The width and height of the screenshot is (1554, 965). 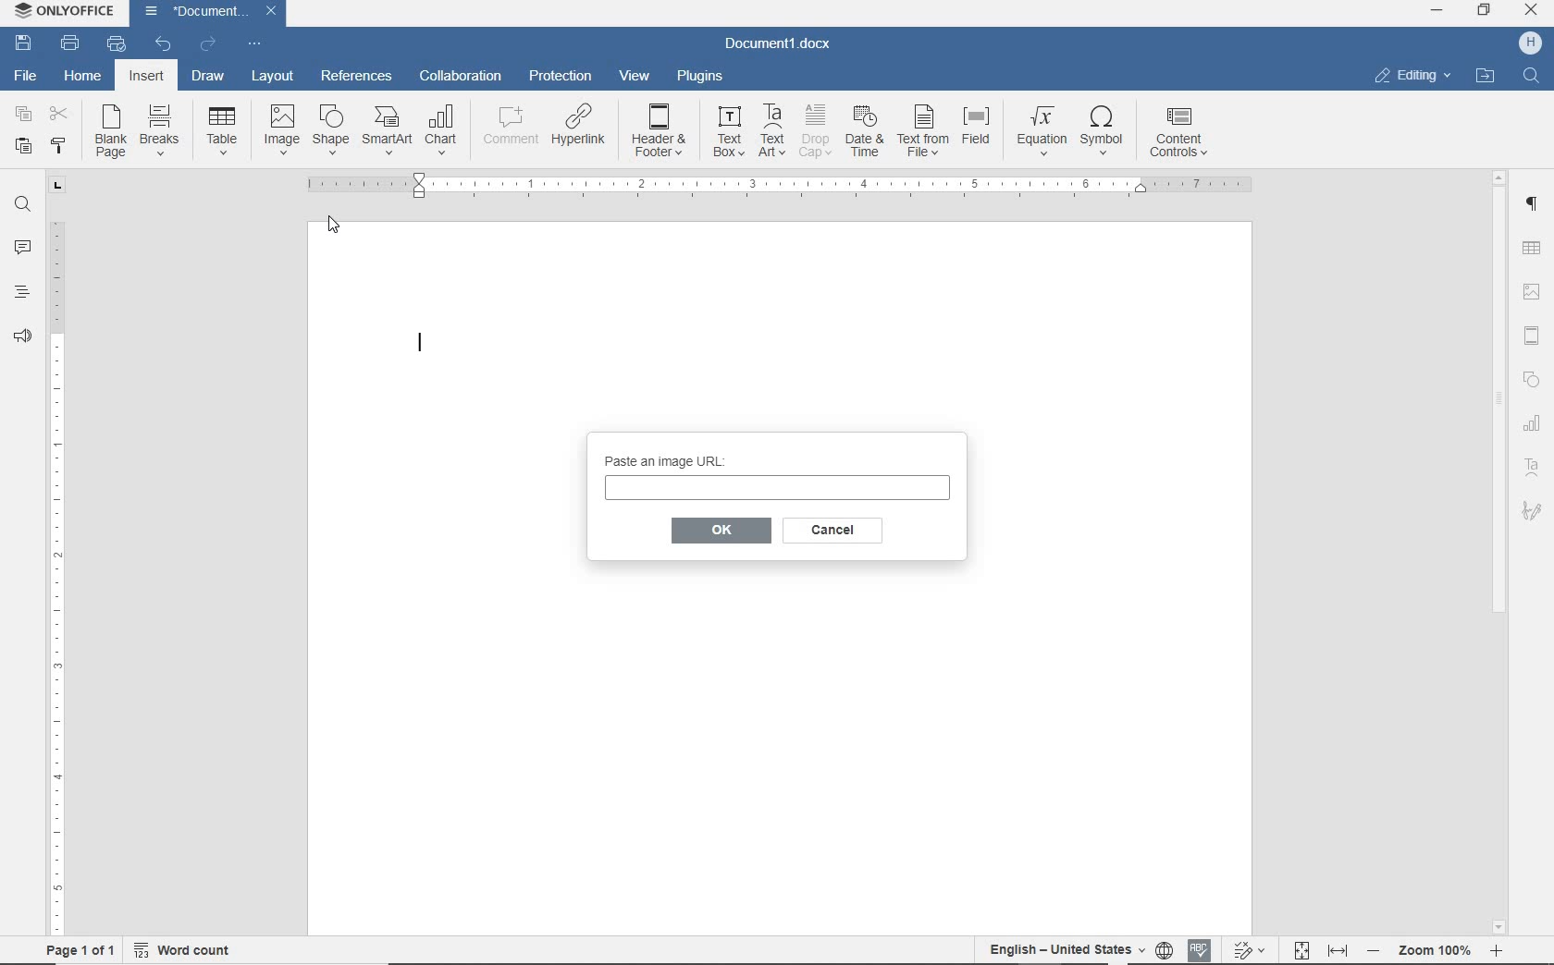 I want to click on paste an image URL, so click(x=668, y=462).